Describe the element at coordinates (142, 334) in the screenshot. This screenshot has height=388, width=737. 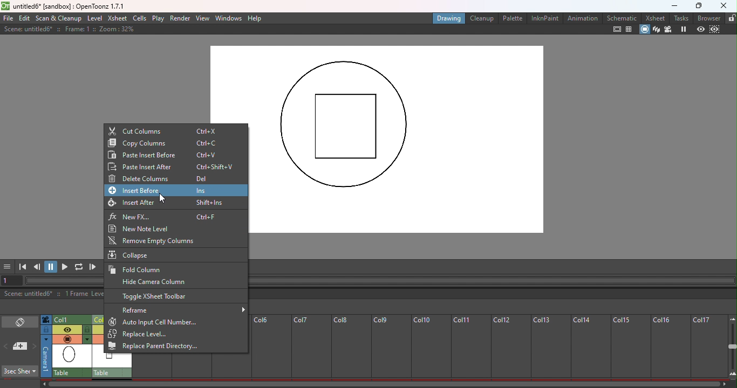
I see `Replace level` at that location.